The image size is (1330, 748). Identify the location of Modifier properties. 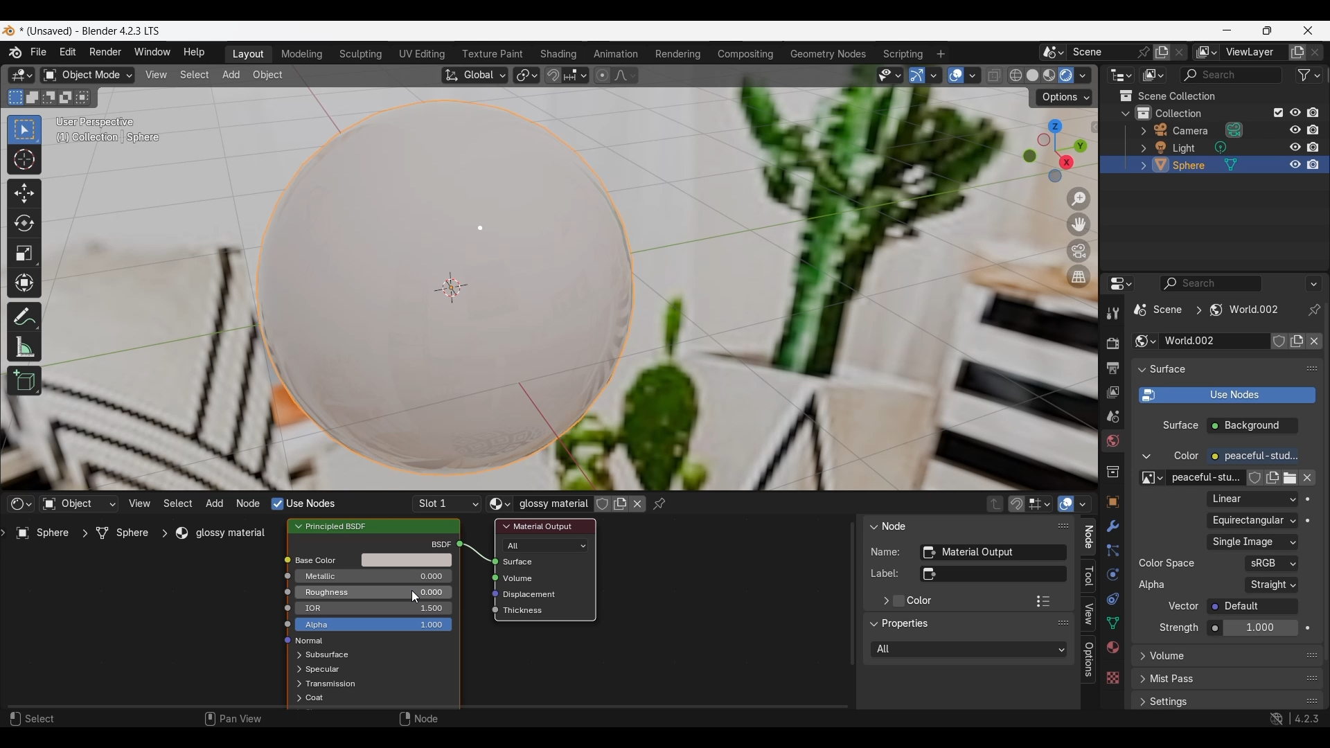
(1112, 526).